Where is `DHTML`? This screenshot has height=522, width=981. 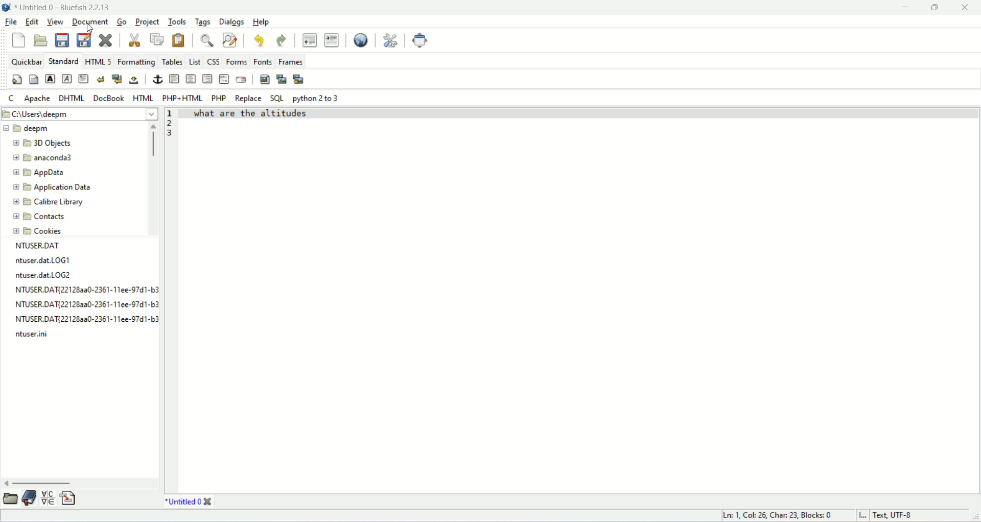
DHTML is located at coordinates (73, 99).